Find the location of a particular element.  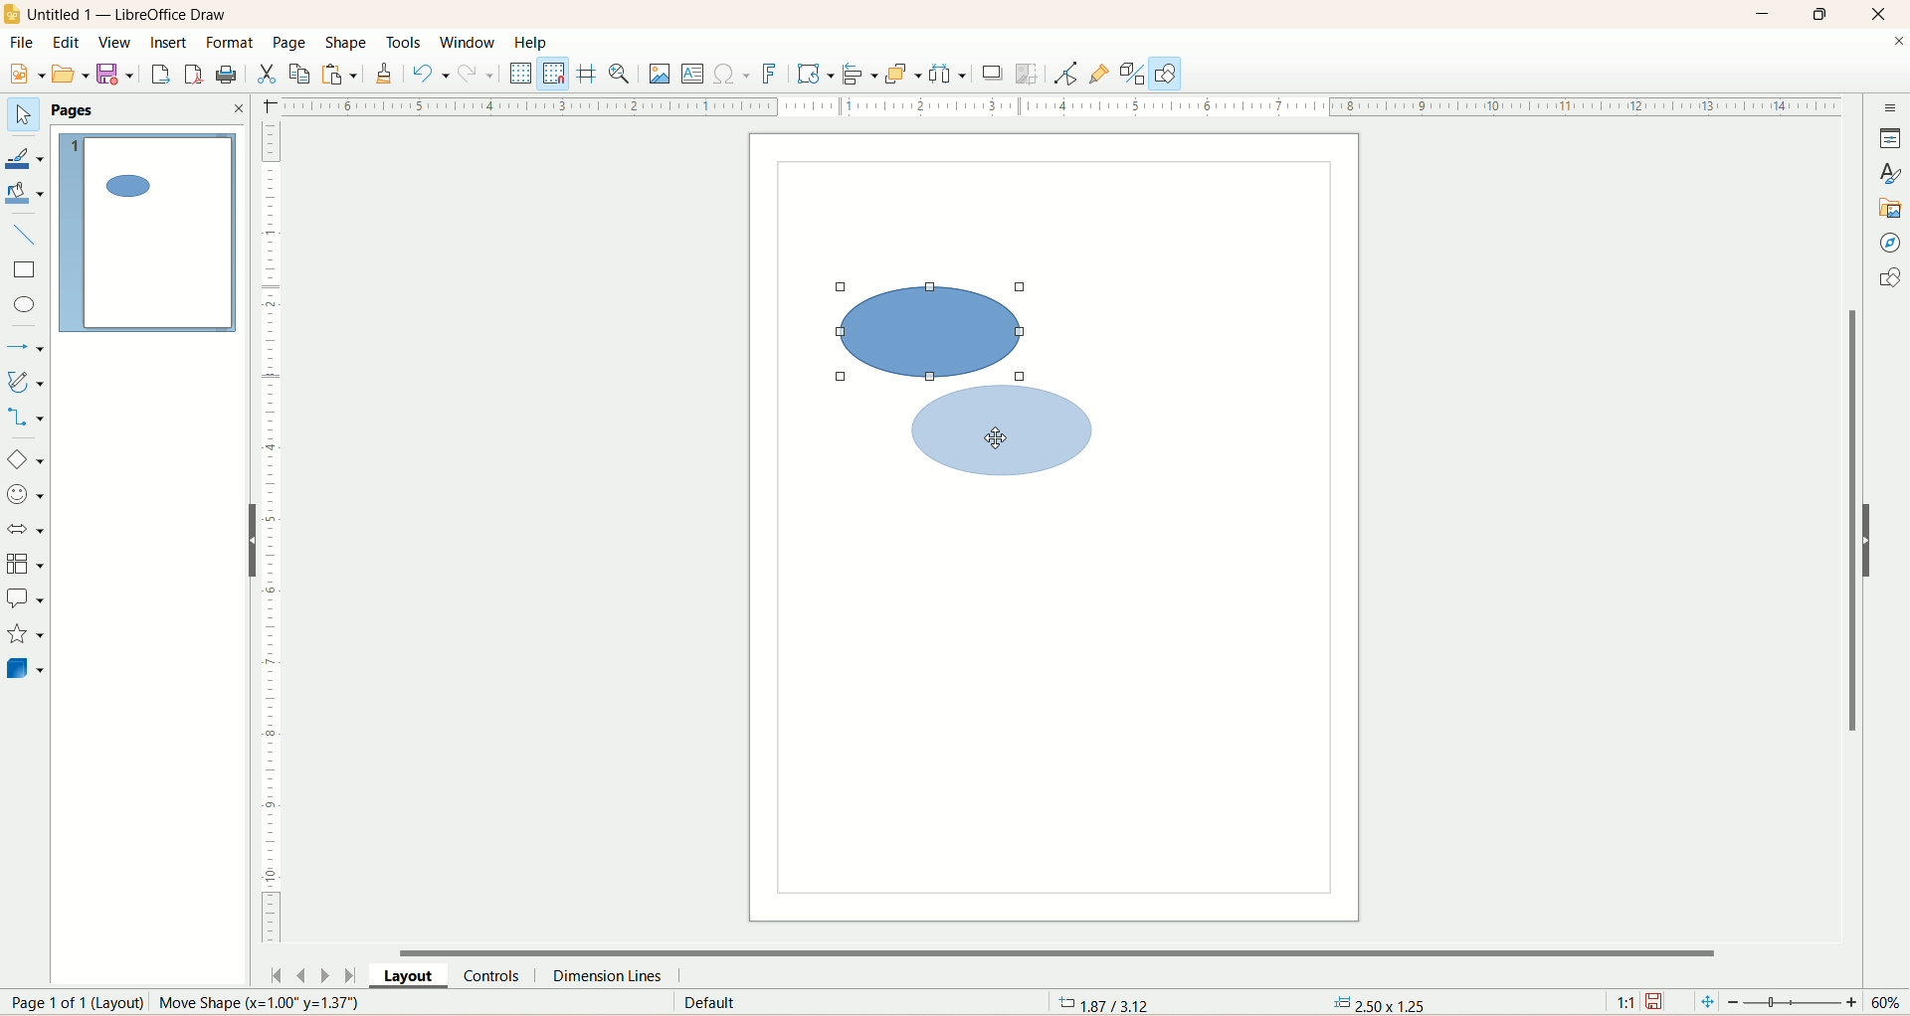

fill color is located at coordinates (26, 194).